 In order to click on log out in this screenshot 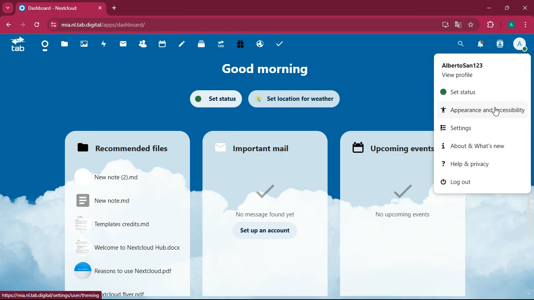, I will do `click(467, 181)`.